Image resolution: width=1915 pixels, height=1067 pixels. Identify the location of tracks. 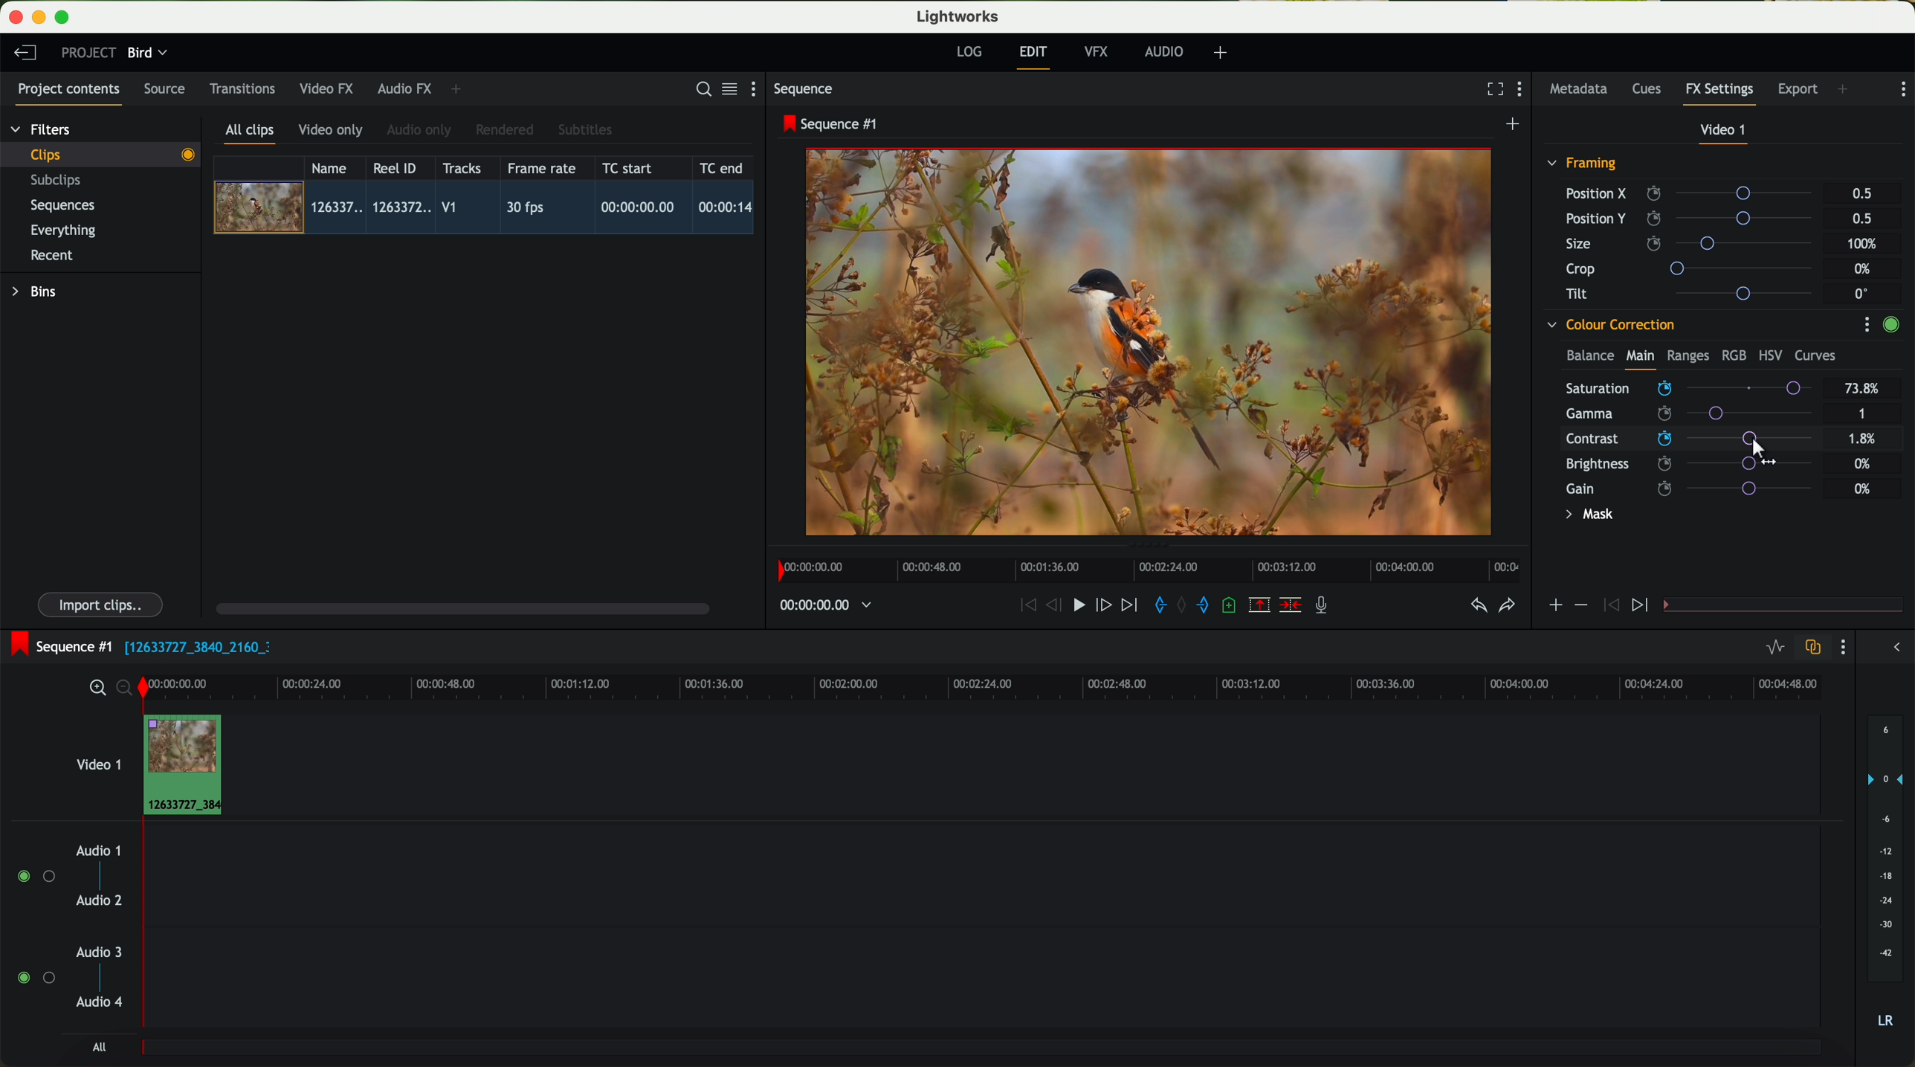
(459, 169).